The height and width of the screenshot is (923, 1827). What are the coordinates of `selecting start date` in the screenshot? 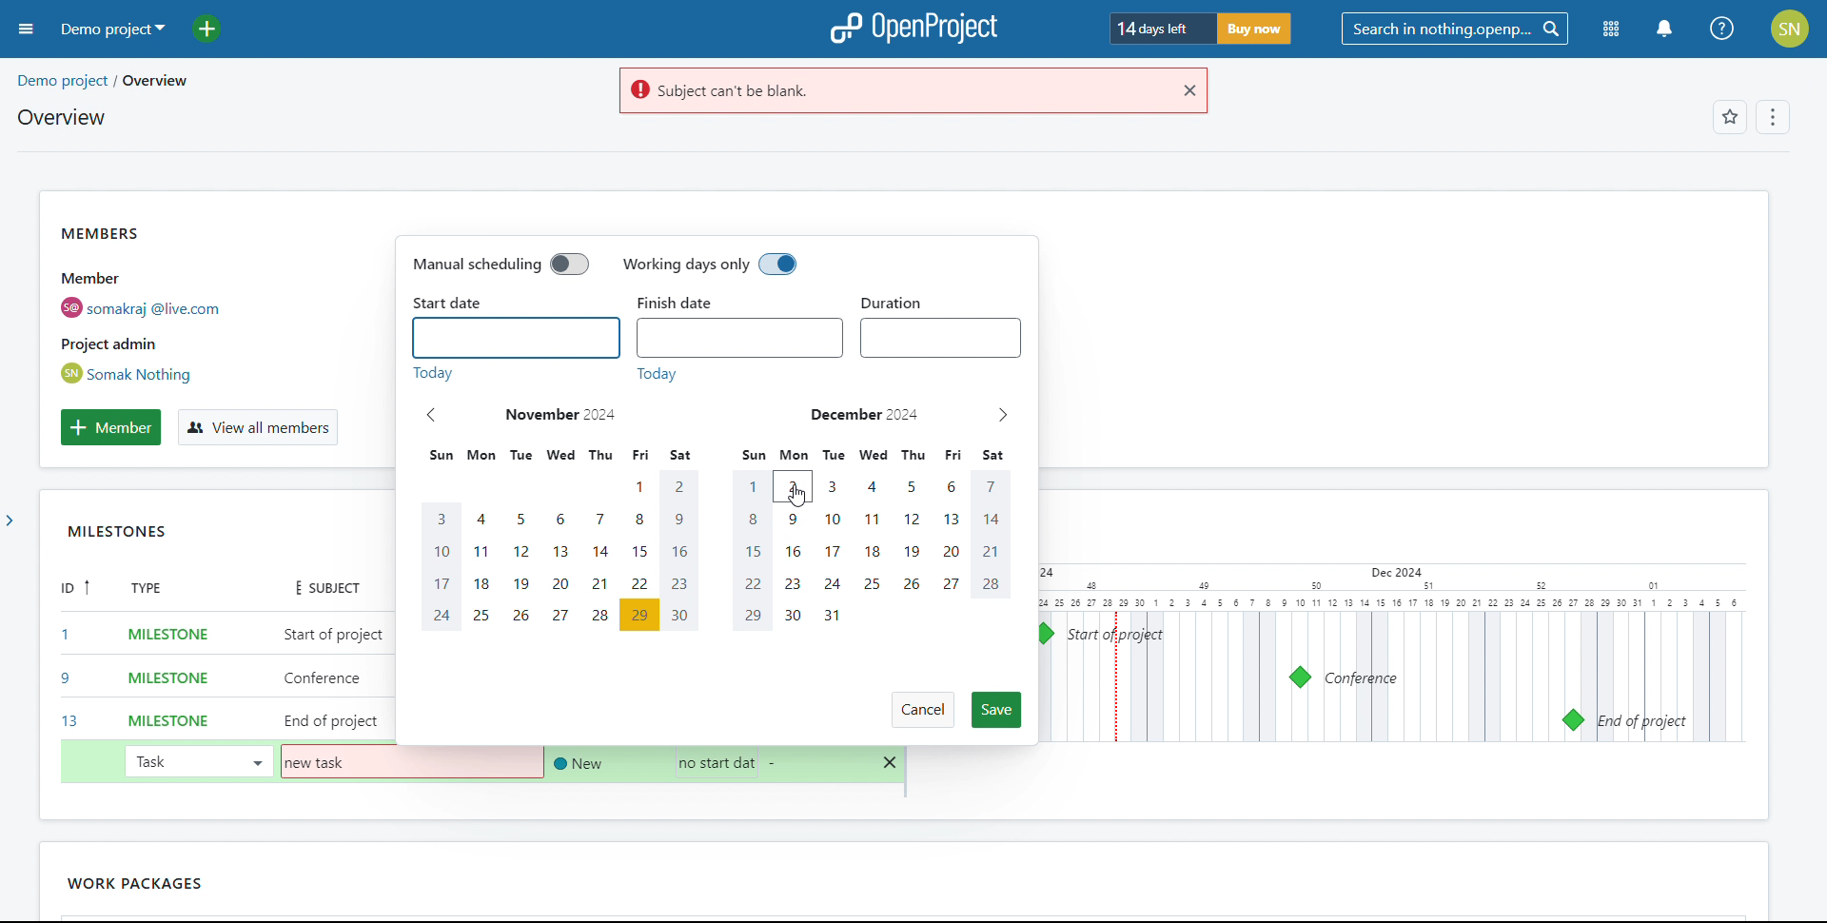 It's located at (710, 762).